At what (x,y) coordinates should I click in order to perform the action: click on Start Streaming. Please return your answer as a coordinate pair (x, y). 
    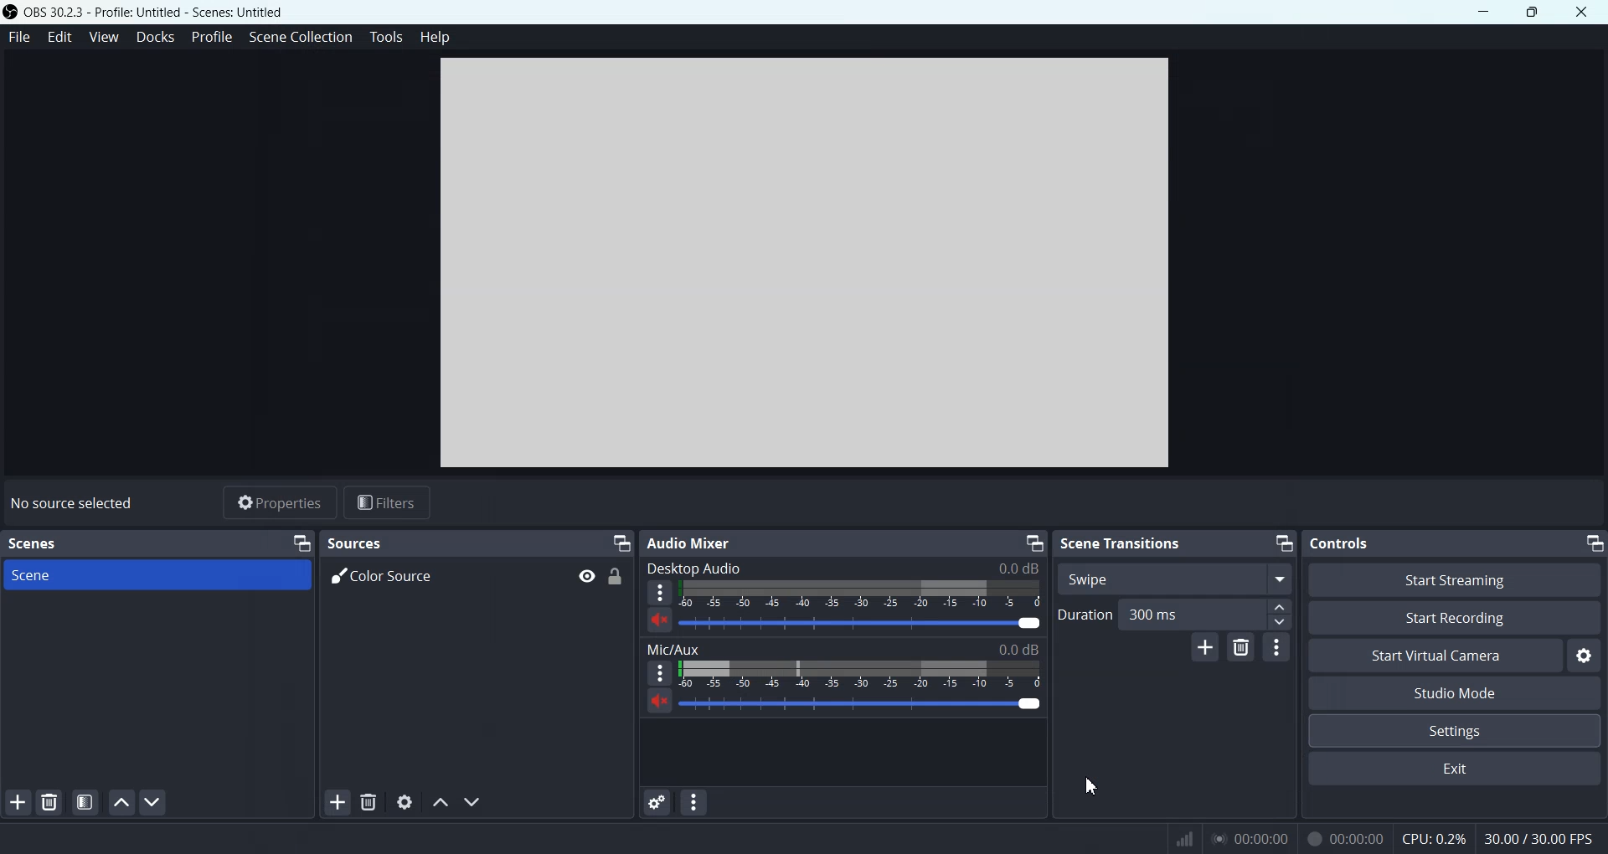
    Looking at the image, I should click on (1456, 579).